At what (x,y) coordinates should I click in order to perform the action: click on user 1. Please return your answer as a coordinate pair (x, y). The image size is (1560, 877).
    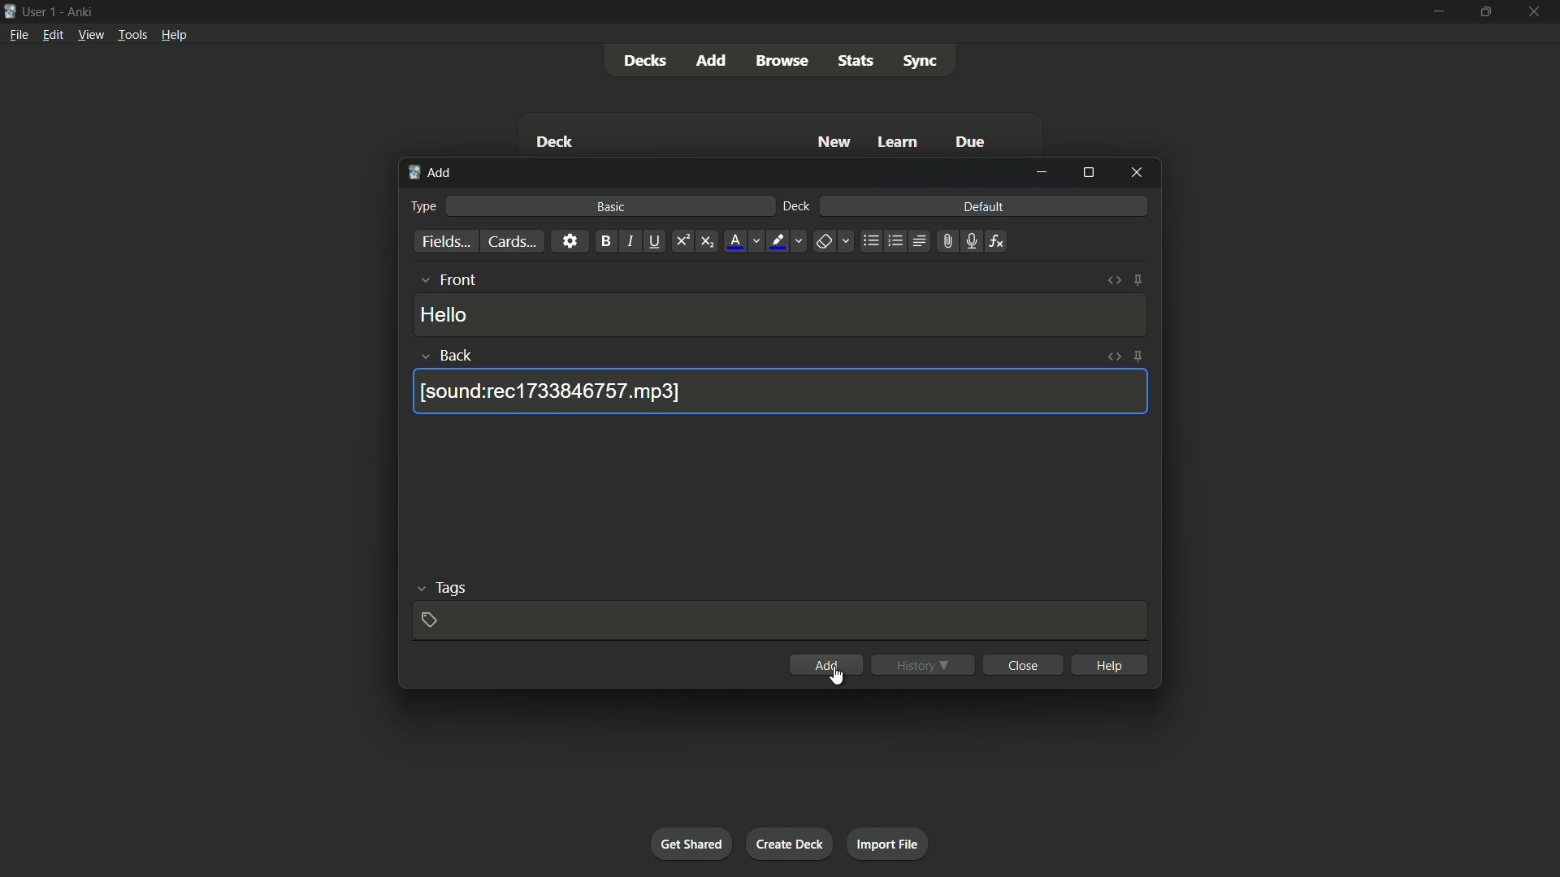
    Looking at the image, I should click on (41, 11).